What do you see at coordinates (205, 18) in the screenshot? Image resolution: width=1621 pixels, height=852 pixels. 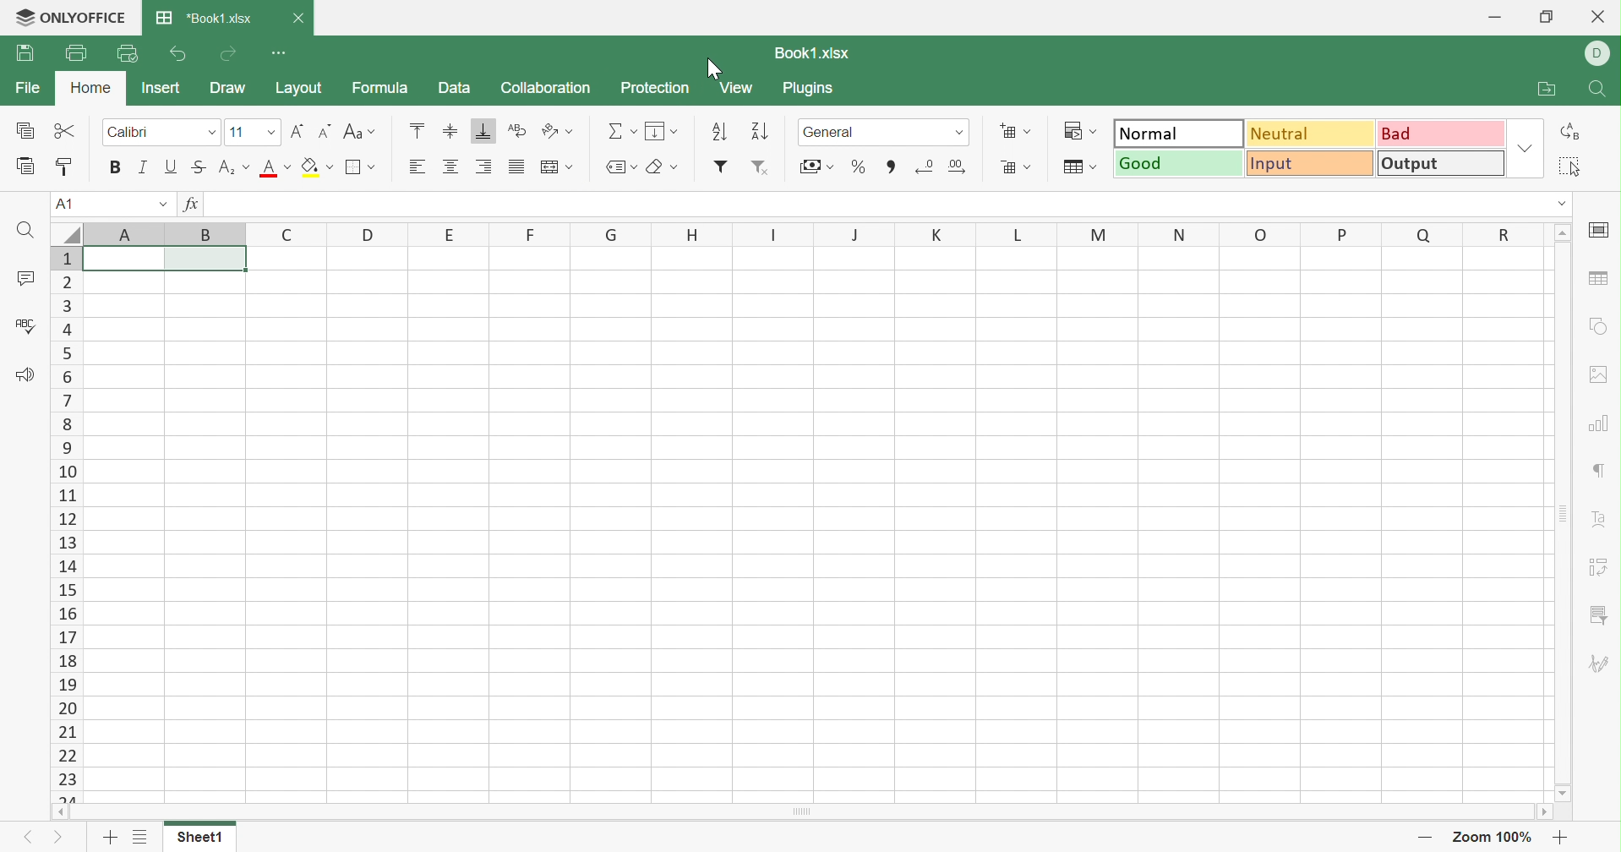 I see `*Book1.xlsx` at bounding box center [205, 18].